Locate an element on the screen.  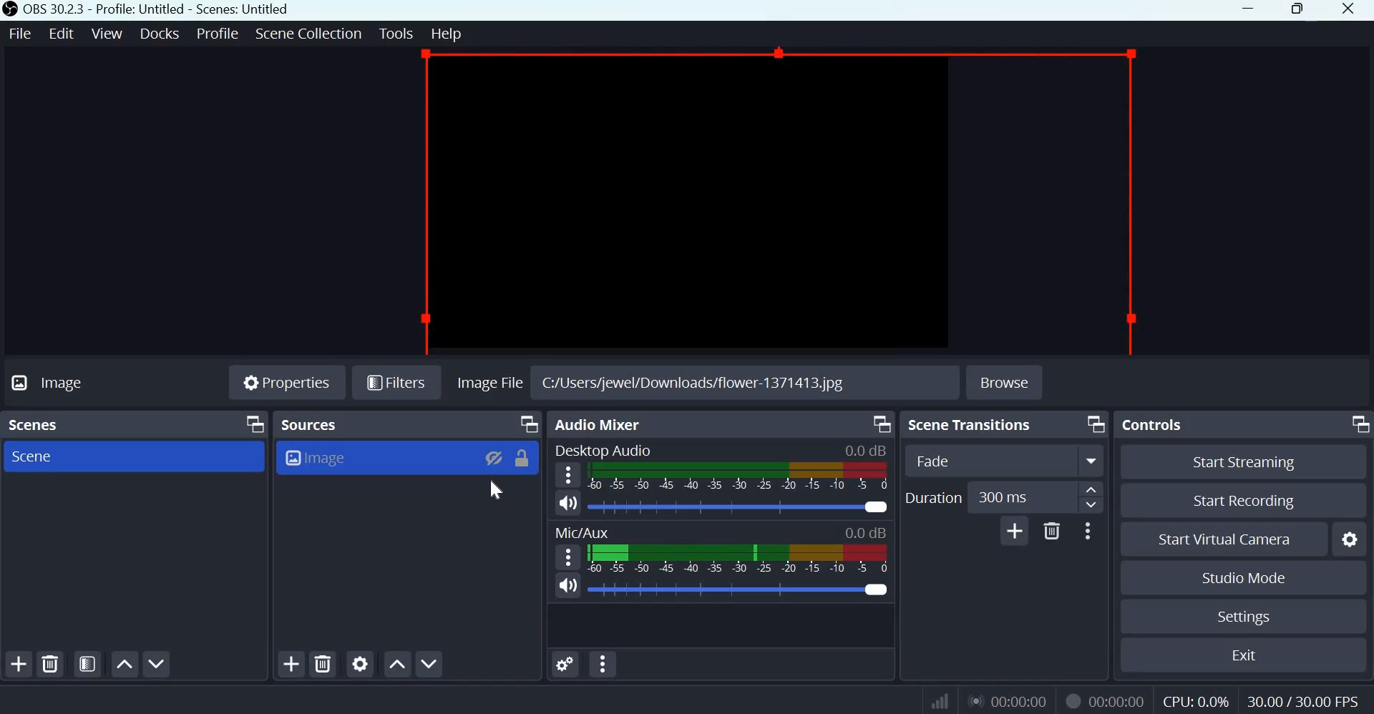
Scene transitions is located at coordinates (968, 426).